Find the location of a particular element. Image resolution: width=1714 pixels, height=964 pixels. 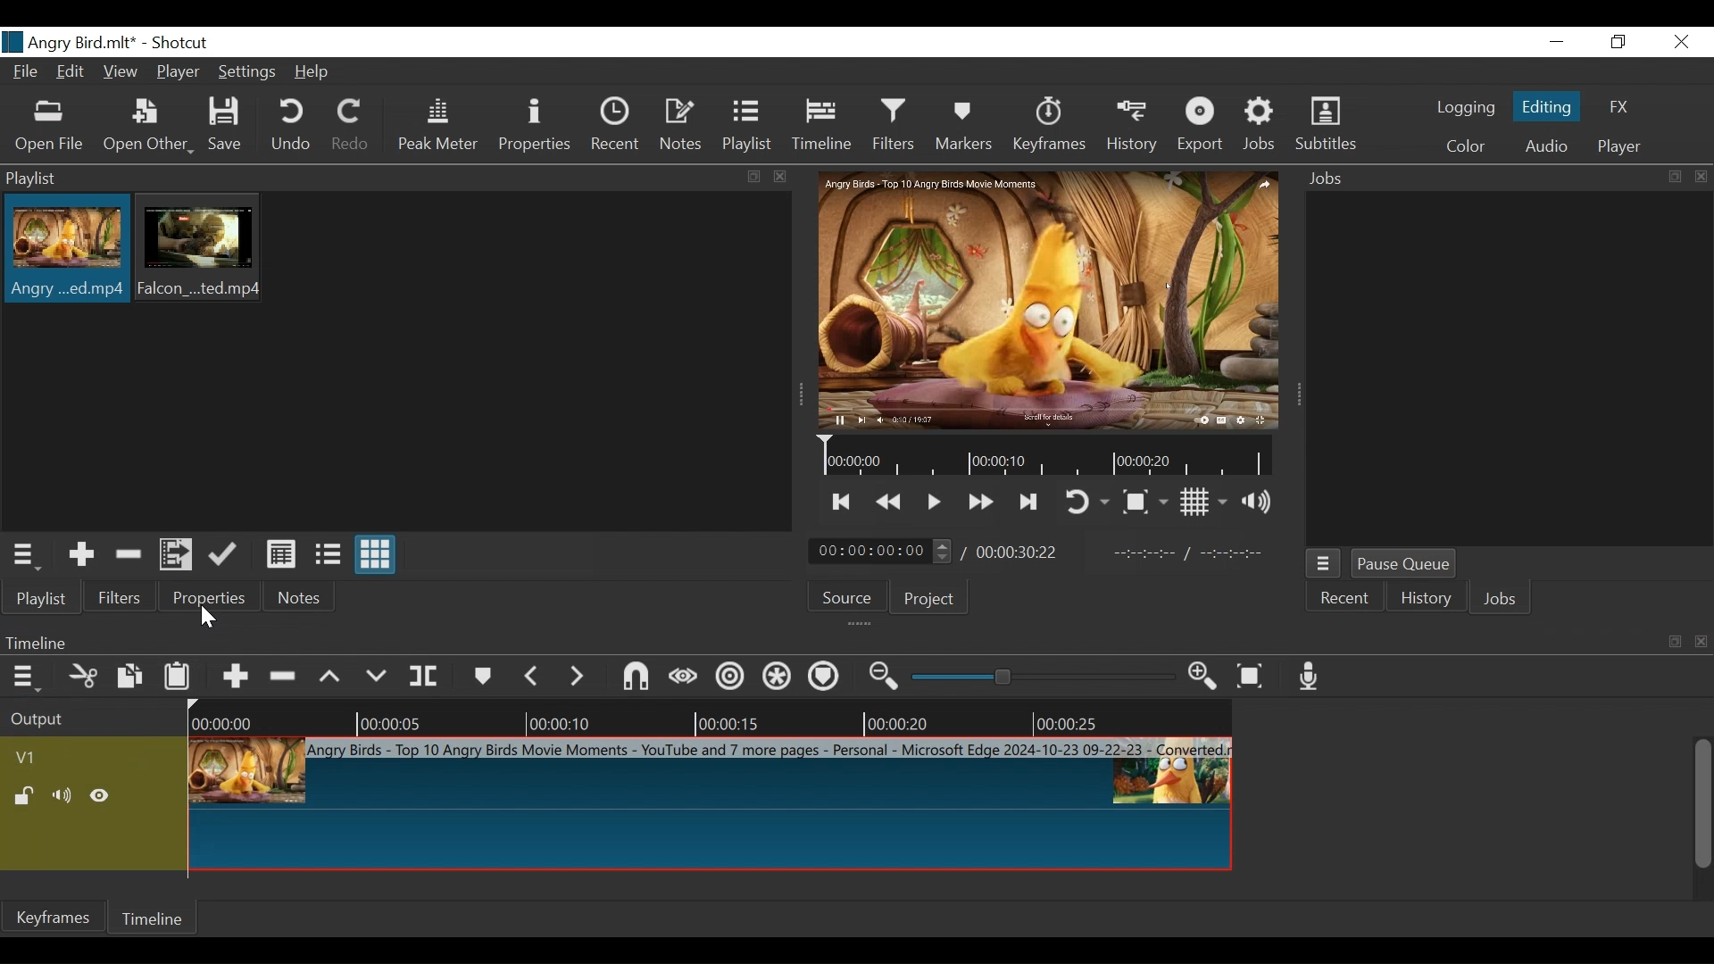

In Point is located at coordinates (1191, 554).